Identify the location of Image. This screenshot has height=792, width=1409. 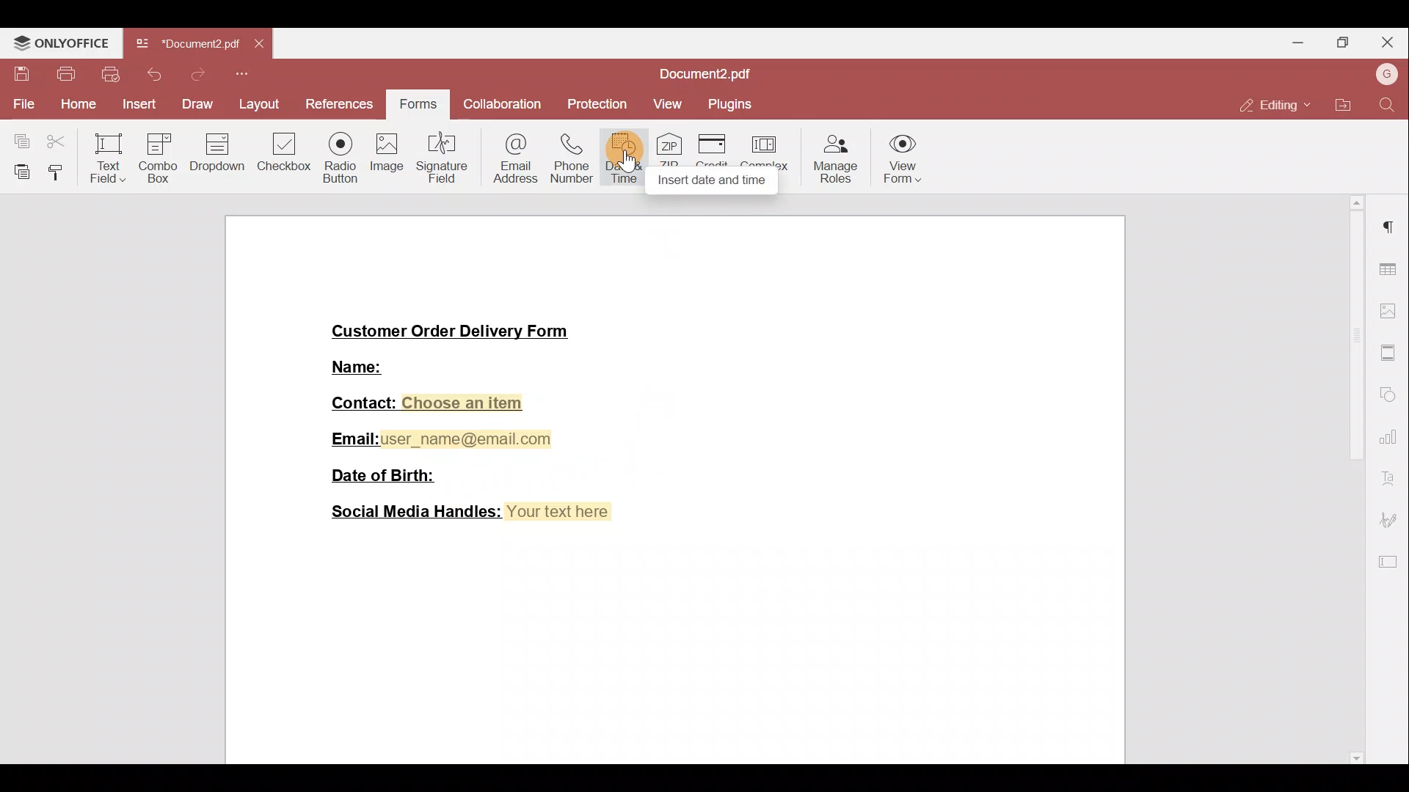
(387, 158).